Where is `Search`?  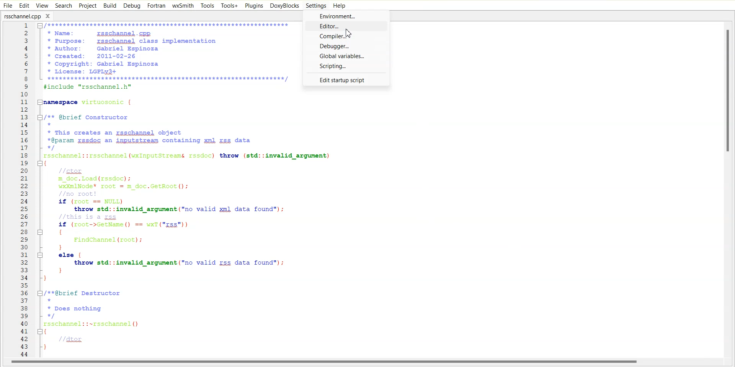
Search is located at coordinates (64, 5).